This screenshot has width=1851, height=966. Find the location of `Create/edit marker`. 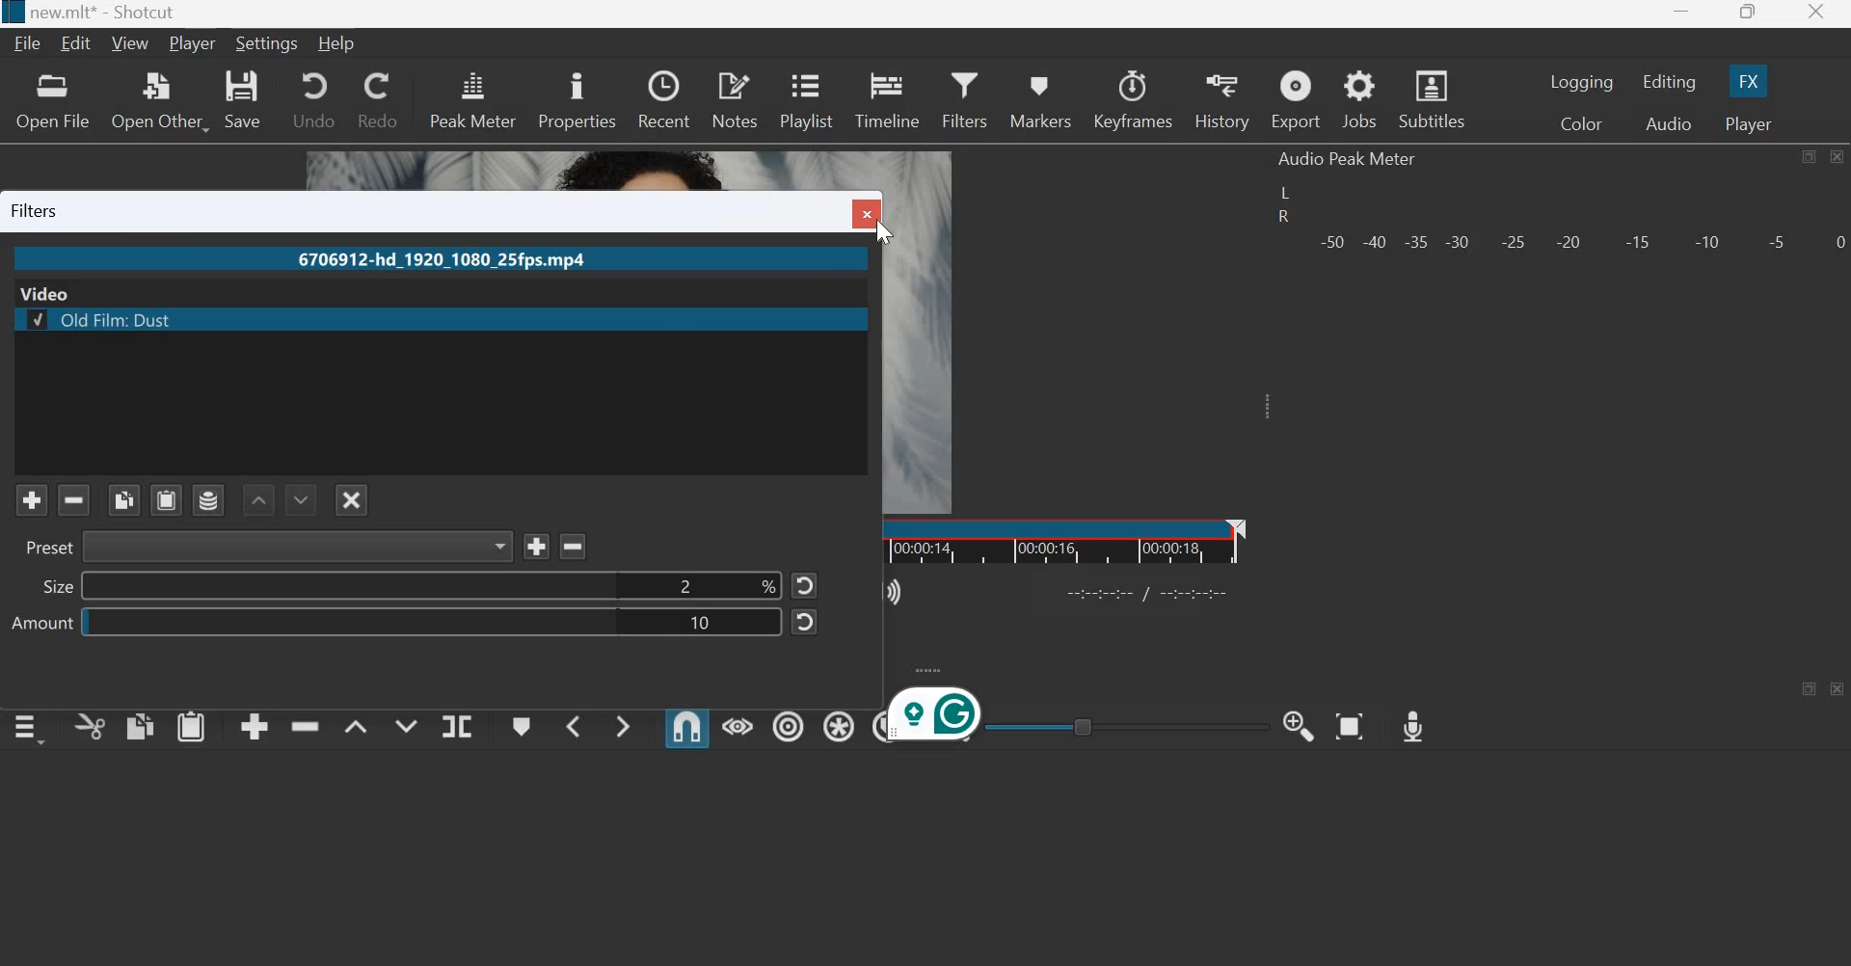

Create/edit marker is located at coordinates (523, 727).